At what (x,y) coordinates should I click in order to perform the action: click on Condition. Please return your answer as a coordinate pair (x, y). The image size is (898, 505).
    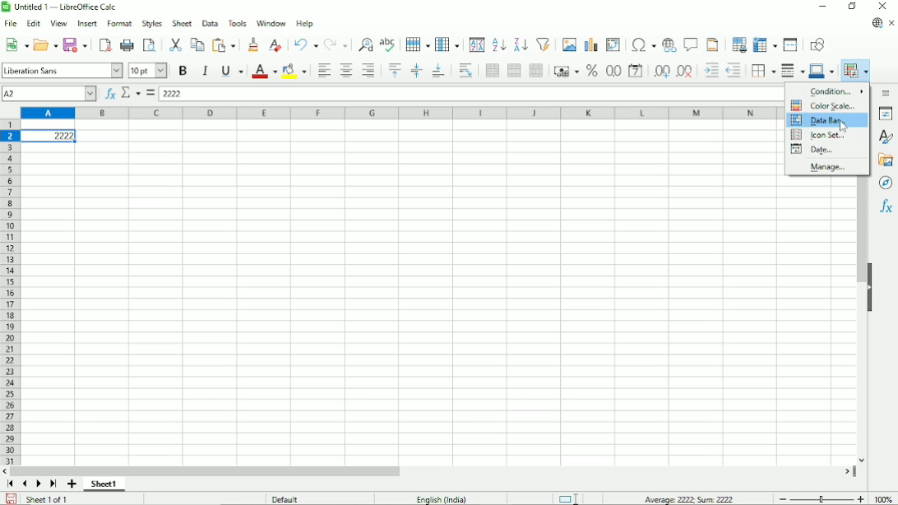
    Looking at the image, I should click on (837, 91).